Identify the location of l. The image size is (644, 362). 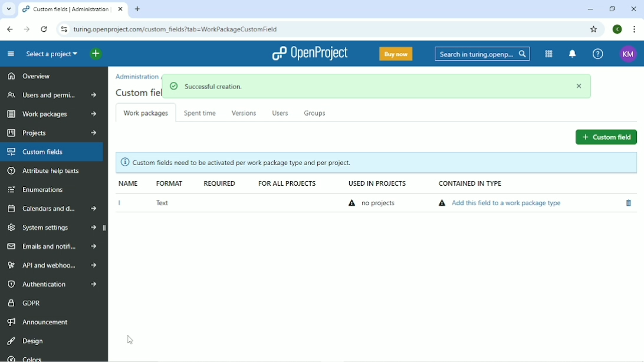
(117, 203).